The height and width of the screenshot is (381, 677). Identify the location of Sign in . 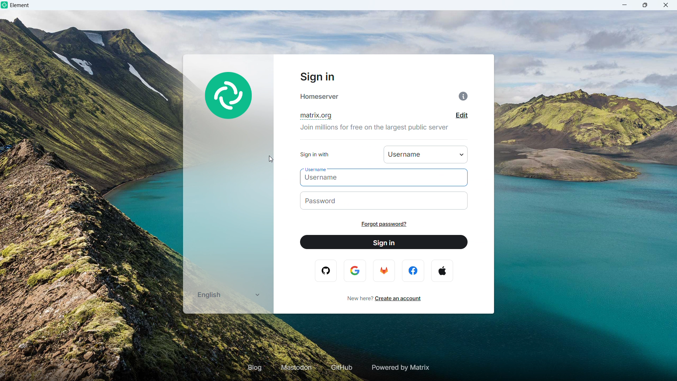
(316, 77).